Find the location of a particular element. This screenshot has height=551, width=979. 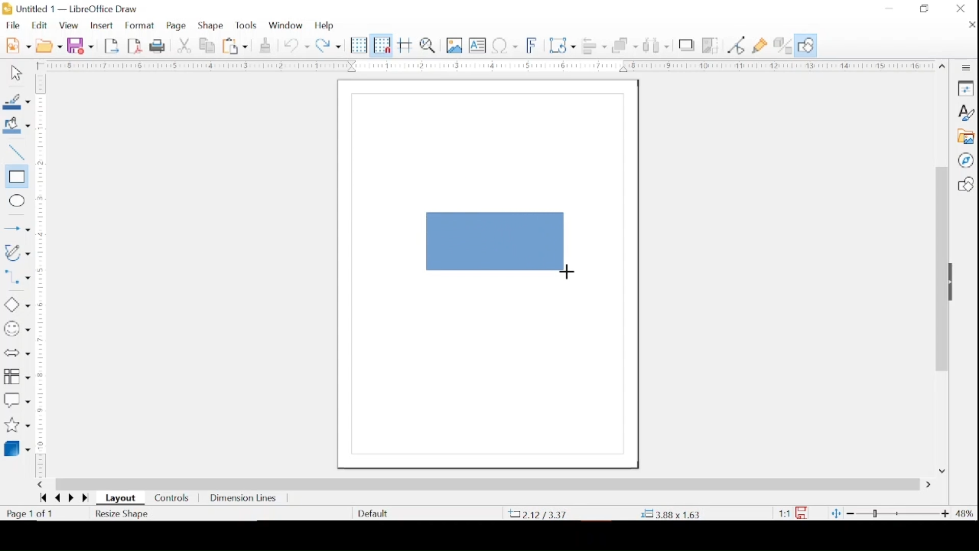

flowchart is located at coordinates (17, 377).